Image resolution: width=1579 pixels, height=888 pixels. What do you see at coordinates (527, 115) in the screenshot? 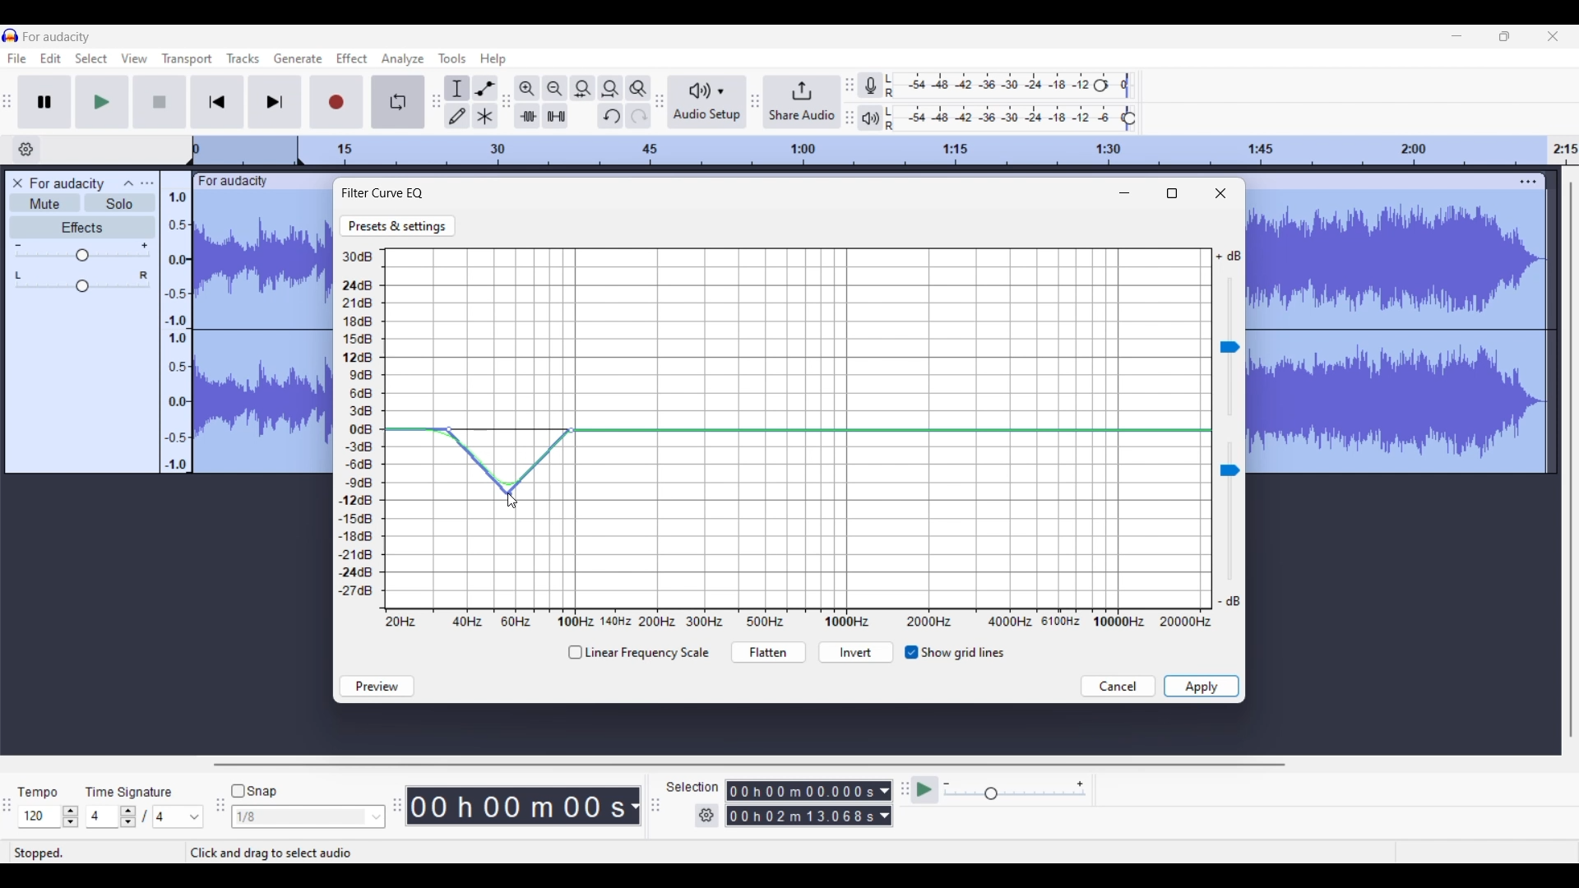
I see `Trim audio outside selection` at bounding box center [527, 115].